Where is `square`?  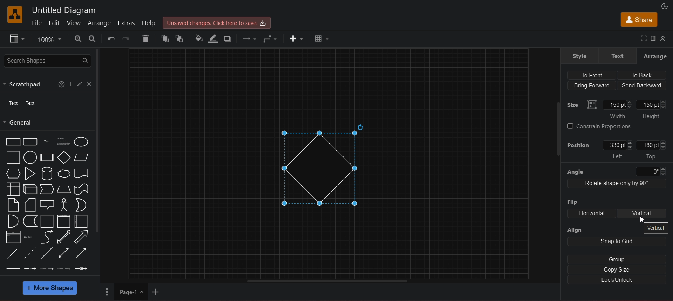
square is located at coordinates (13, 158).